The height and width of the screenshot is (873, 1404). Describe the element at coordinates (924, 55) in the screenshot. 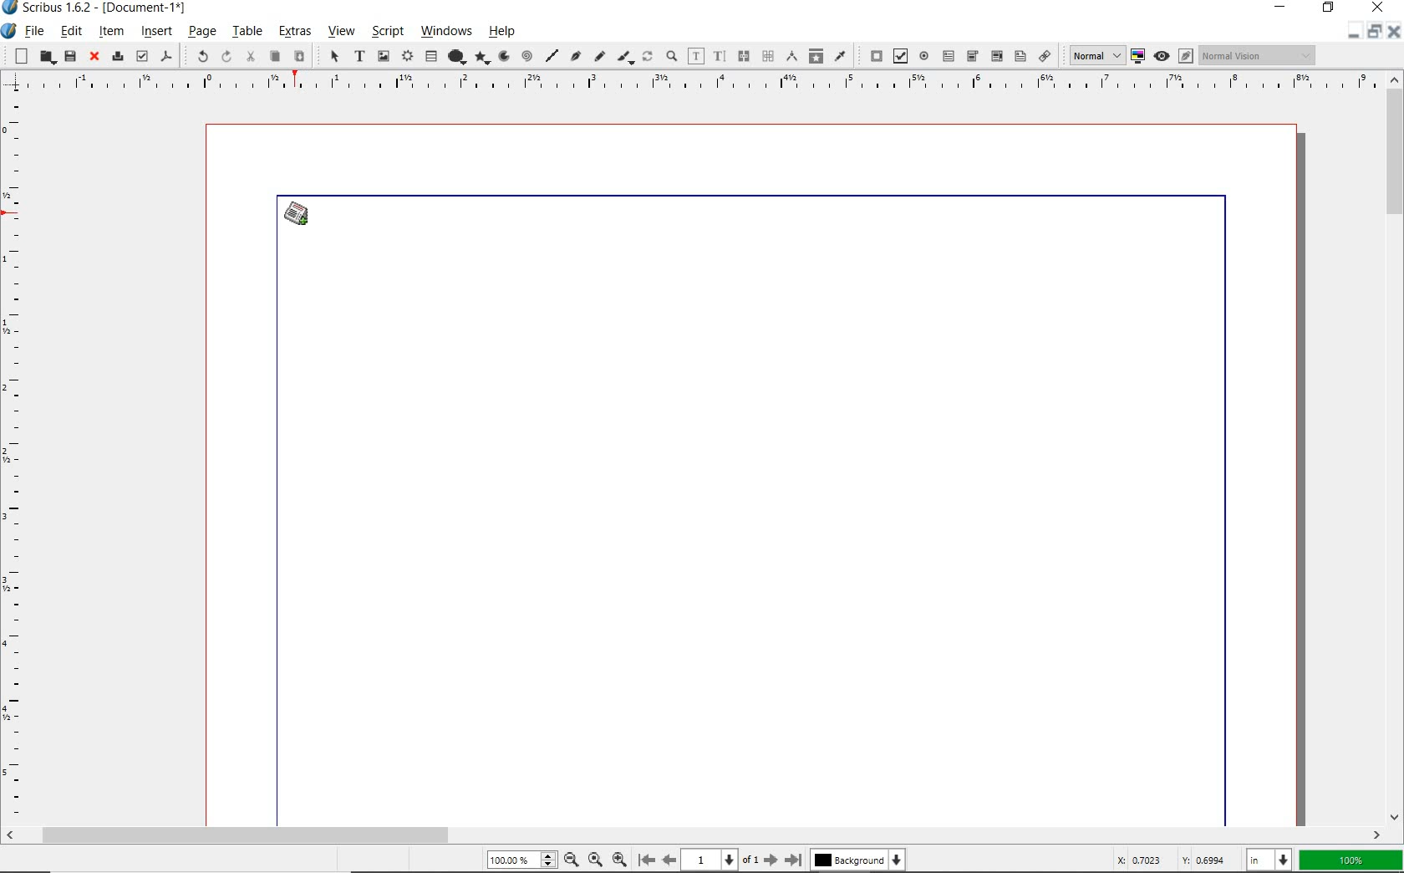

I see `pdf radio button` at that location.